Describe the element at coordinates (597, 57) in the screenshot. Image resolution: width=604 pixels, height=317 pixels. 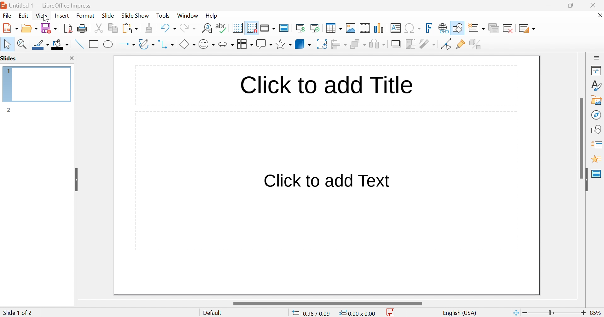
I see `sidebar settings` at that location.